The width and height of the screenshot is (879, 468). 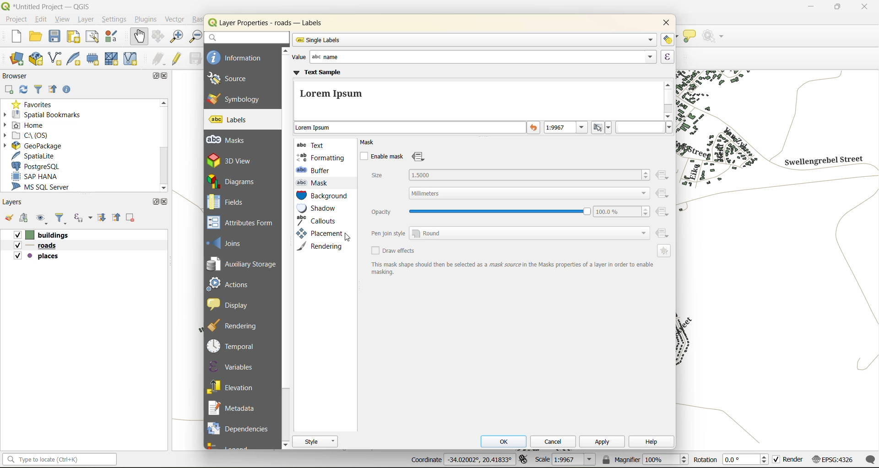 I want to click on cursor, so click(x=349, y=238).